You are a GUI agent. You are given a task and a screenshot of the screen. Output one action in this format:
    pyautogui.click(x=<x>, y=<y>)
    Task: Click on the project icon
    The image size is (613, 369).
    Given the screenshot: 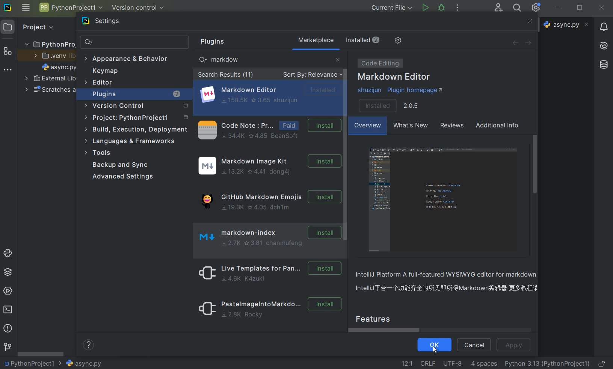 What is the action you would take?
    pyautogui.click(x=9, y=27)
    